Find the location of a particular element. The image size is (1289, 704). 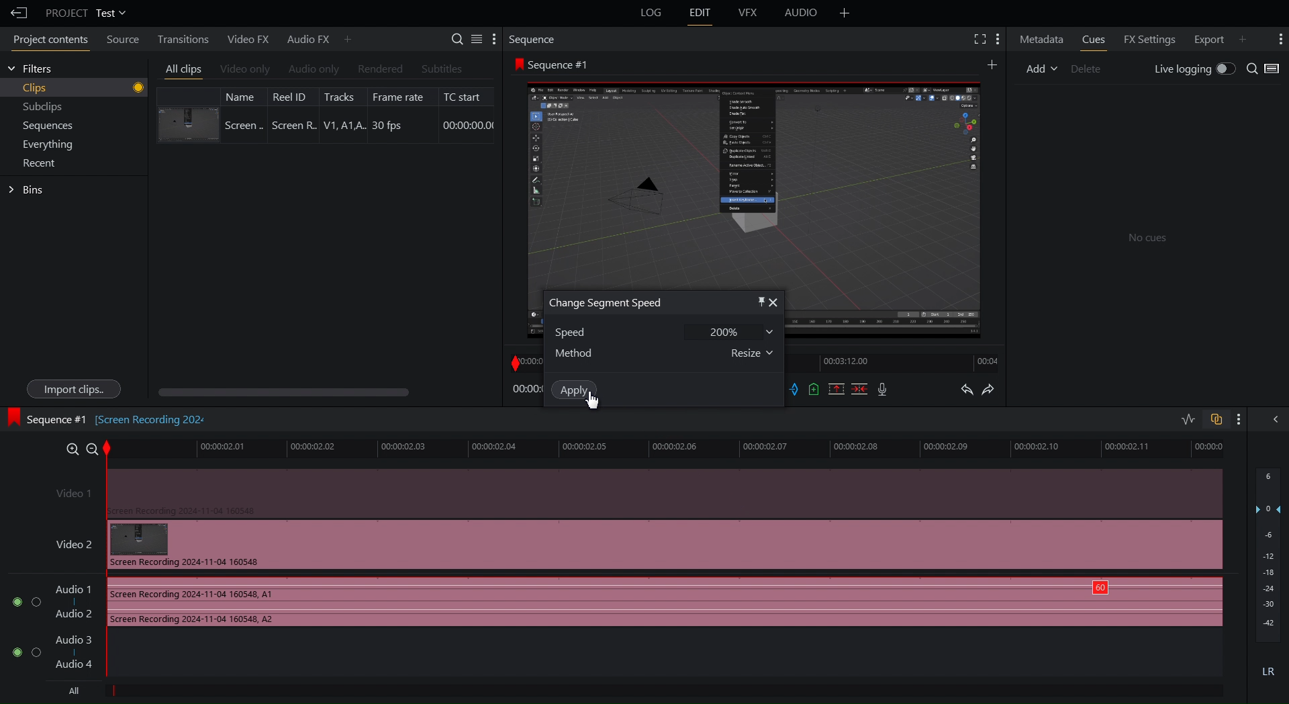

Collapse is located at coordinates (1273, 419).